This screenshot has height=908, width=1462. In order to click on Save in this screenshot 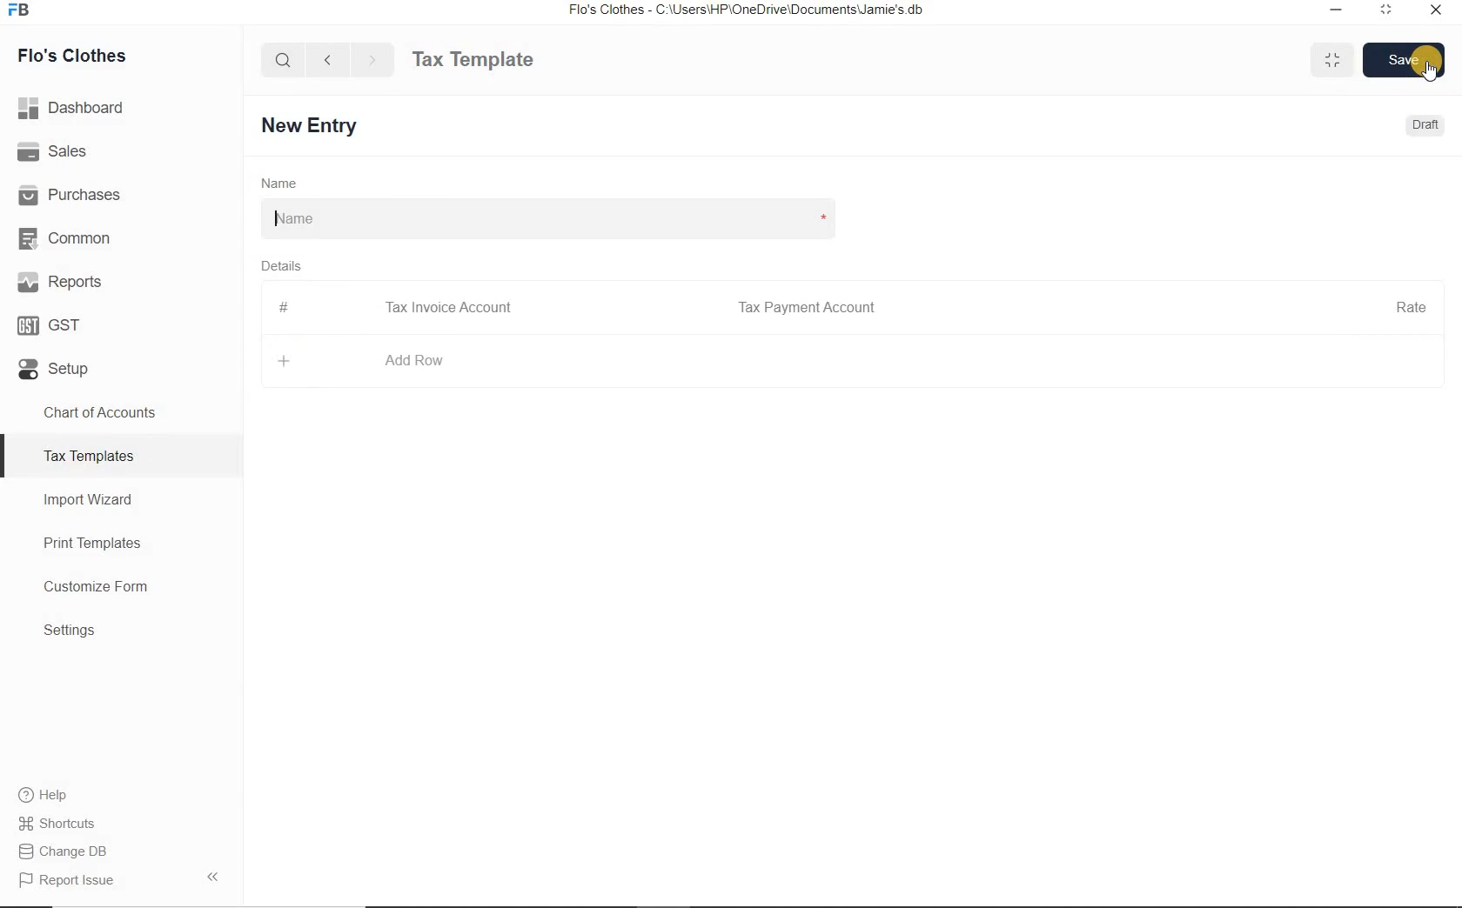, I will do `click(1405, 59)`.